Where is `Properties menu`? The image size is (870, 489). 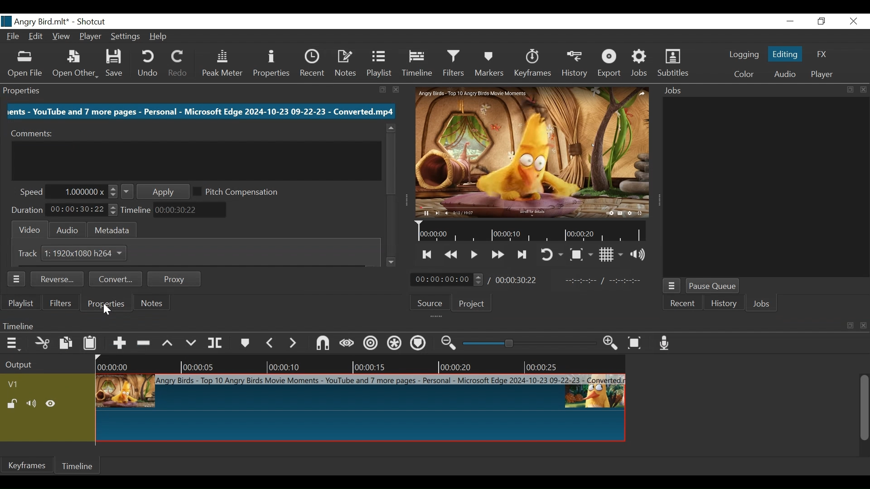 Properties menu is located at coordinates (15, 280).